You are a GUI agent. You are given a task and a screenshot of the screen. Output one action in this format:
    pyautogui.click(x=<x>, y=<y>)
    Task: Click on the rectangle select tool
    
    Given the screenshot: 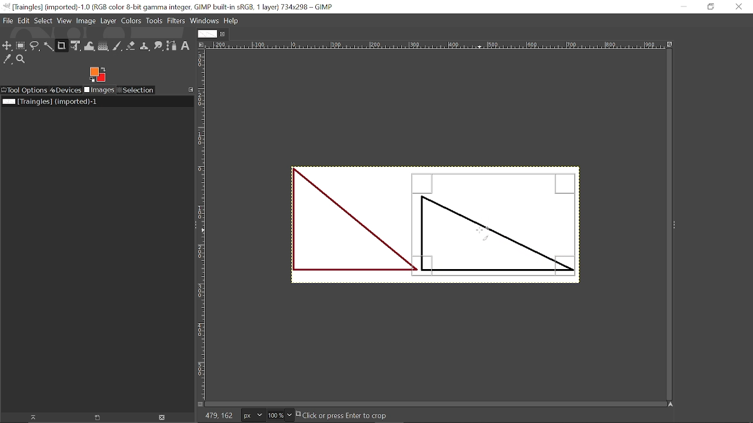 What is the action you would take?
    pyautogui.click(x=22, y=46)
    